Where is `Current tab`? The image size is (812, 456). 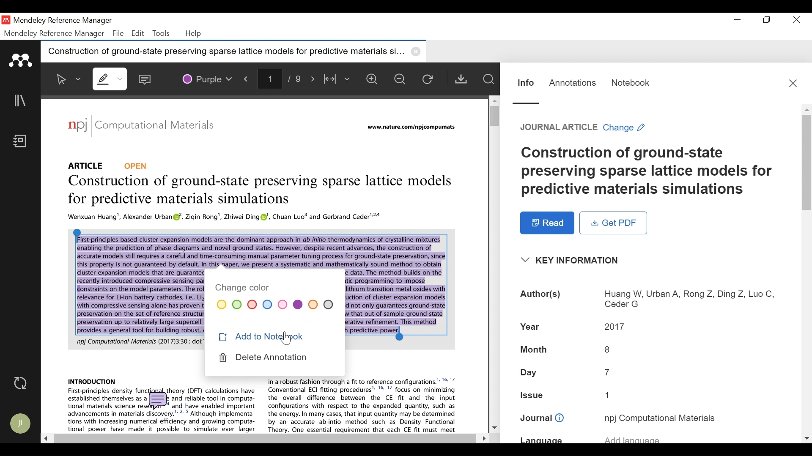 Current tab is located at coordinates (219, 52).